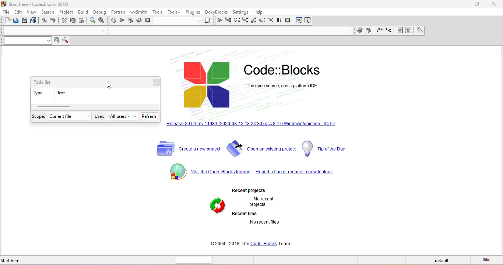  What do you see at coordinates (48, 82) in the screenshot?
I see `todo list` at bounding box center [48, 82].